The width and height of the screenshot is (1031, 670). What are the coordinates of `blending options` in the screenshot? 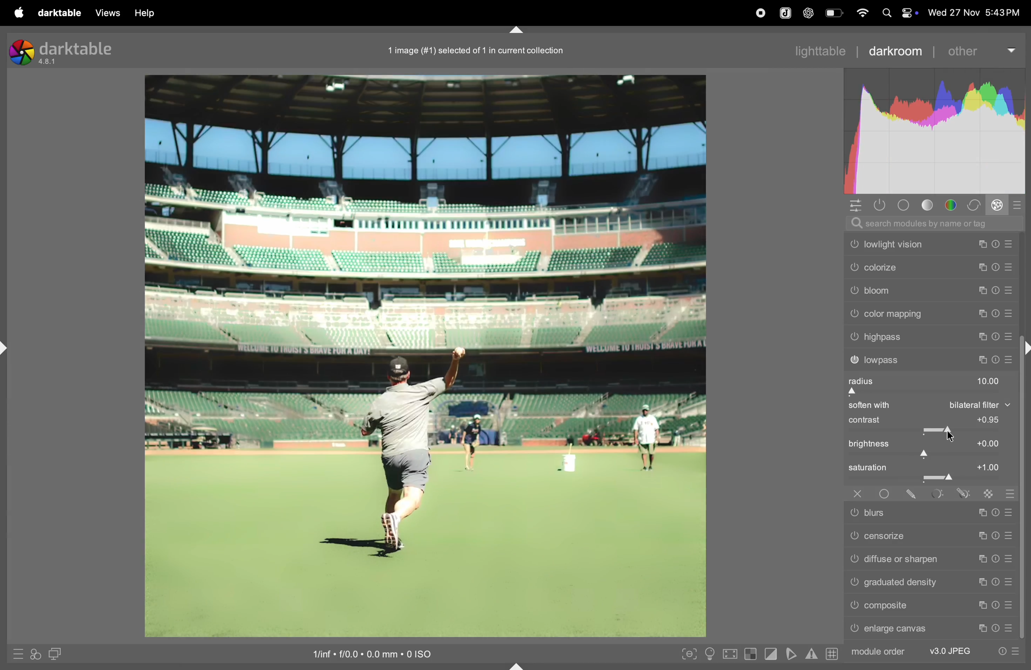 It's located at (1011, 494).